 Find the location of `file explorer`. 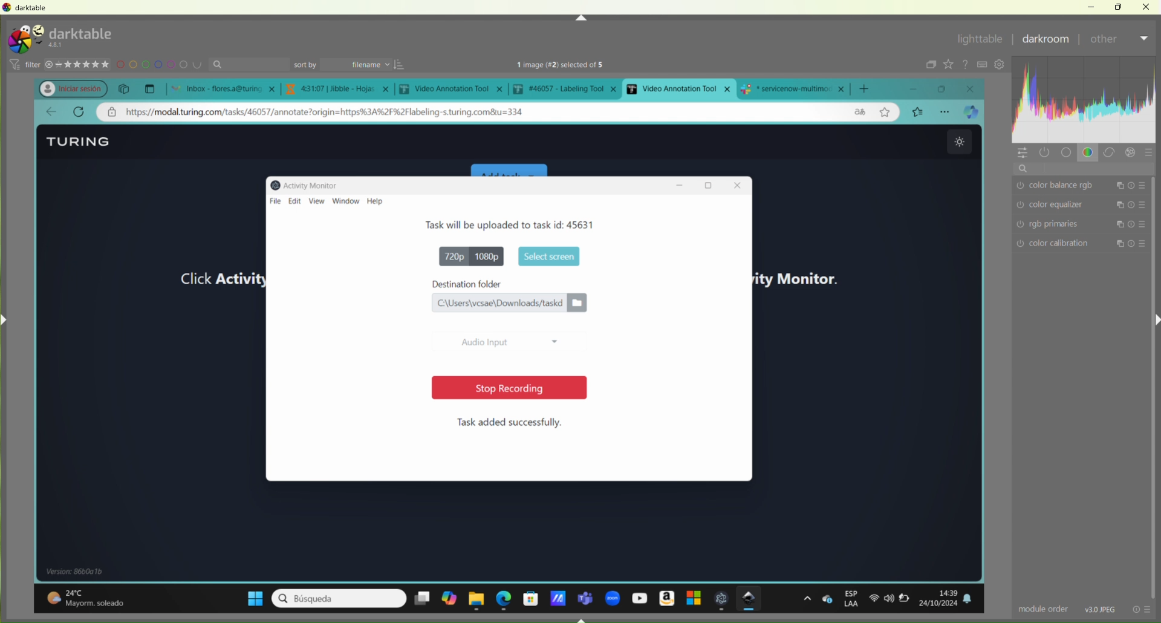

file explorer is located at coordinates (478, 598).